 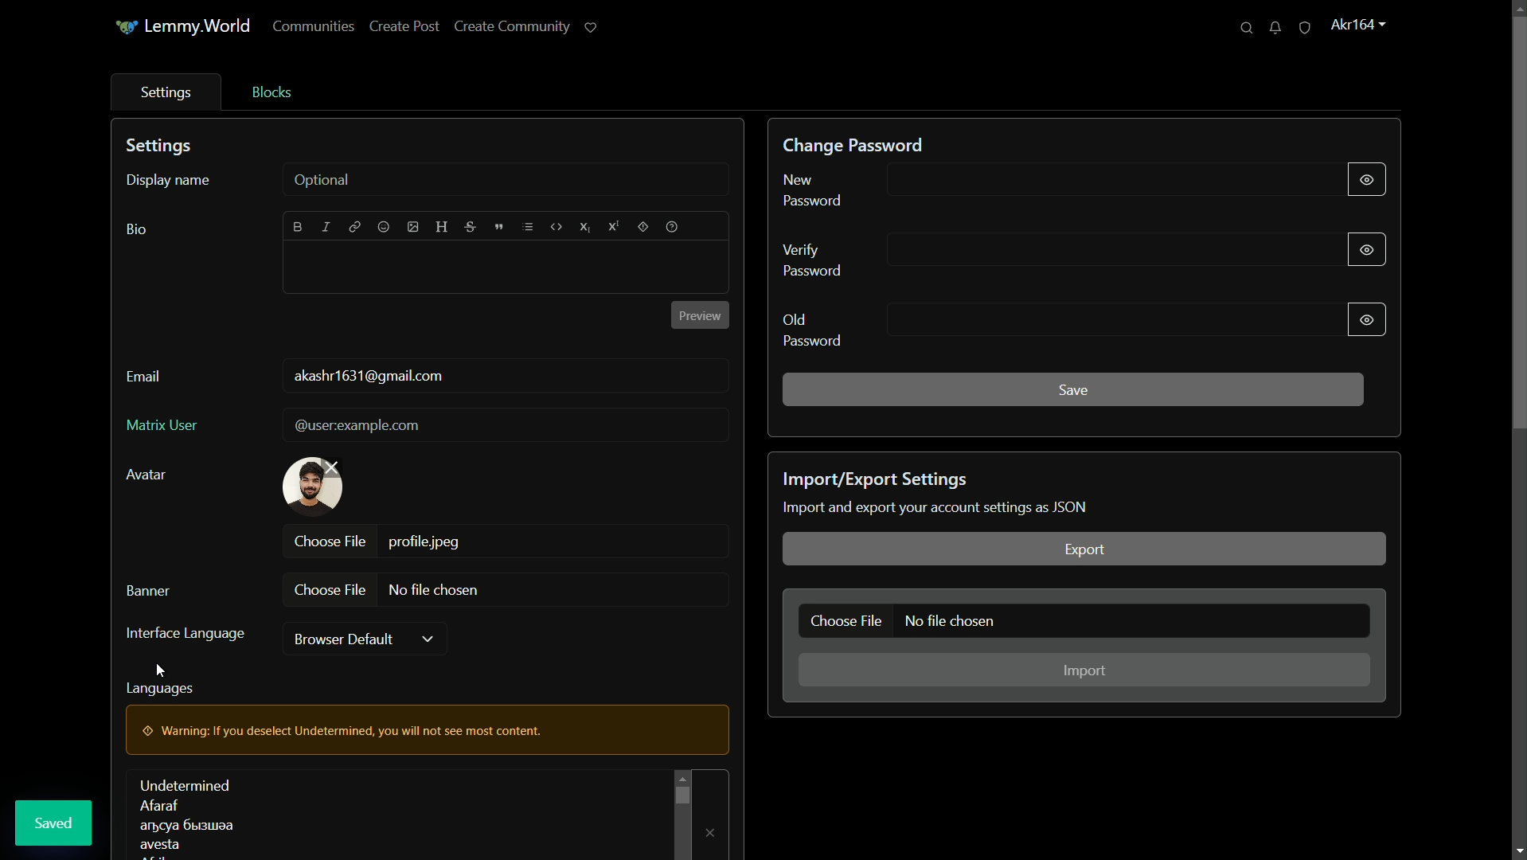 What do you see at coordinates (1074, 389) in the screenshot?
I see `save` at bounding box center [1074, 389].